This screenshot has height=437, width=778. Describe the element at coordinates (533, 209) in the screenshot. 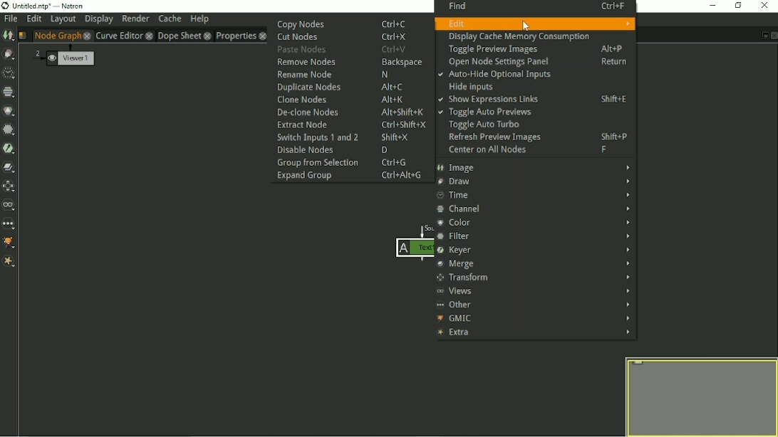

I see `Channel` at that location.